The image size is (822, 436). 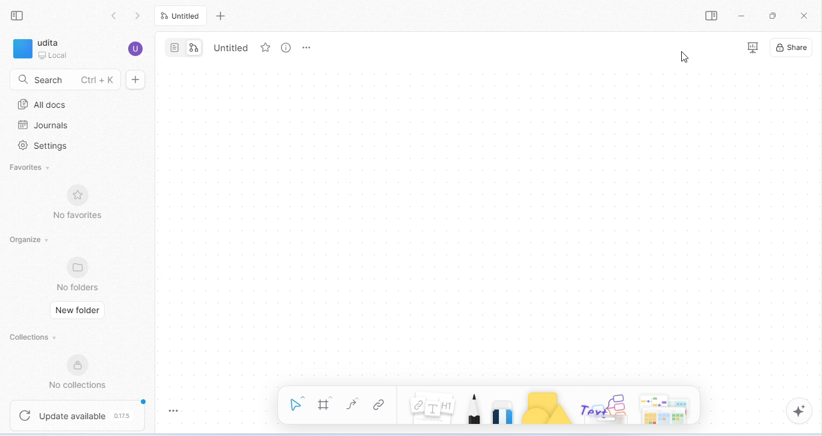 I want to click on page mode, so click(x=173, y=48).